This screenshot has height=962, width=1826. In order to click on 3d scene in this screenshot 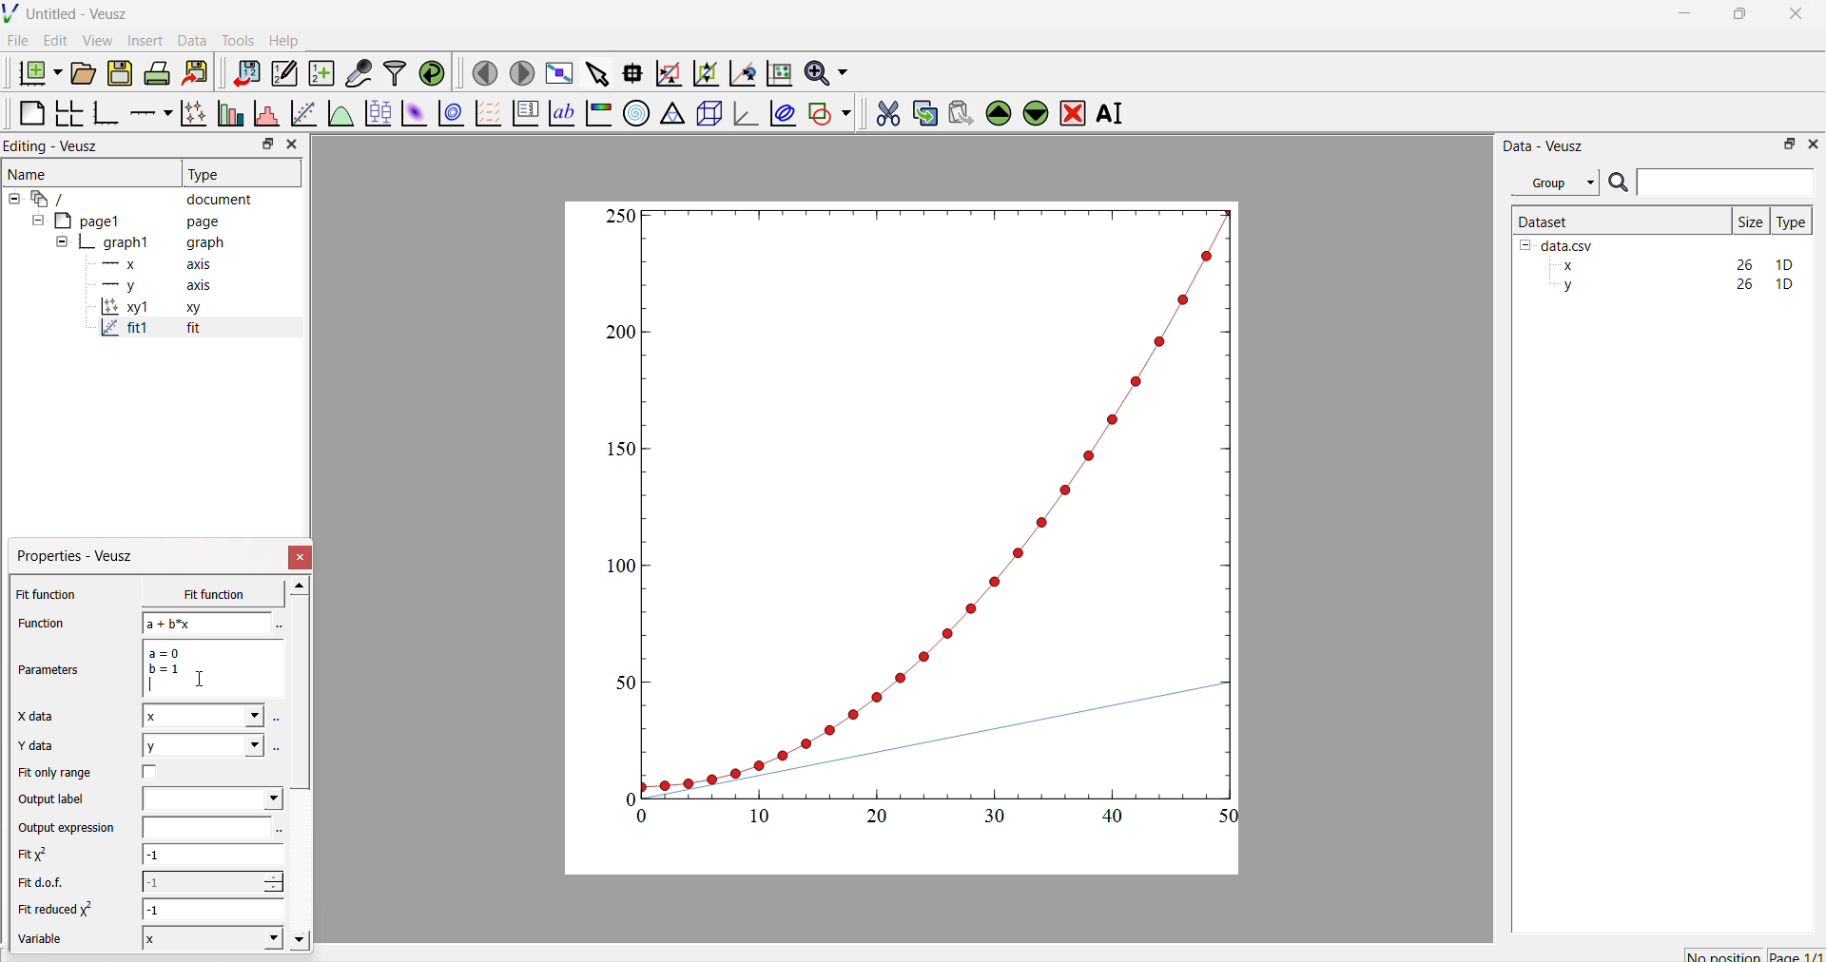, I will do `click(707, 110)`.